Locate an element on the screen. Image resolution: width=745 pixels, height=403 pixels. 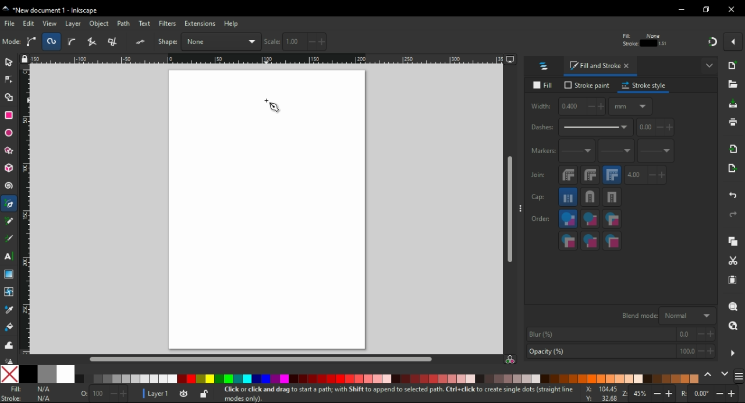
restore is located at coordinates (708, 9).